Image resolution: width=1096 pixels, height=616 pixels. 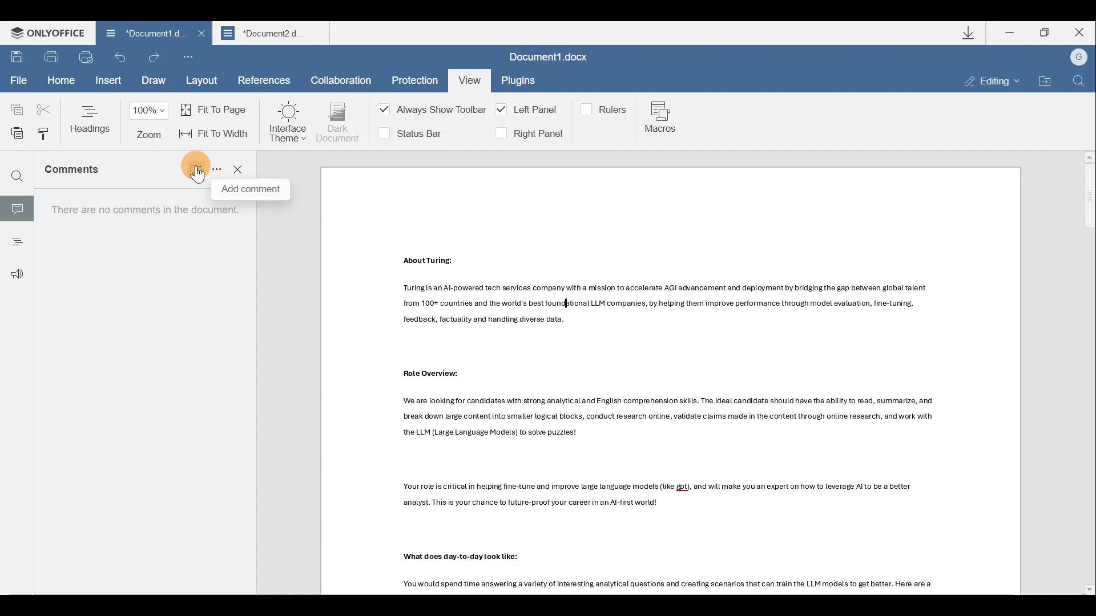 I want to click on Left panel, so click(x=529, y=110).